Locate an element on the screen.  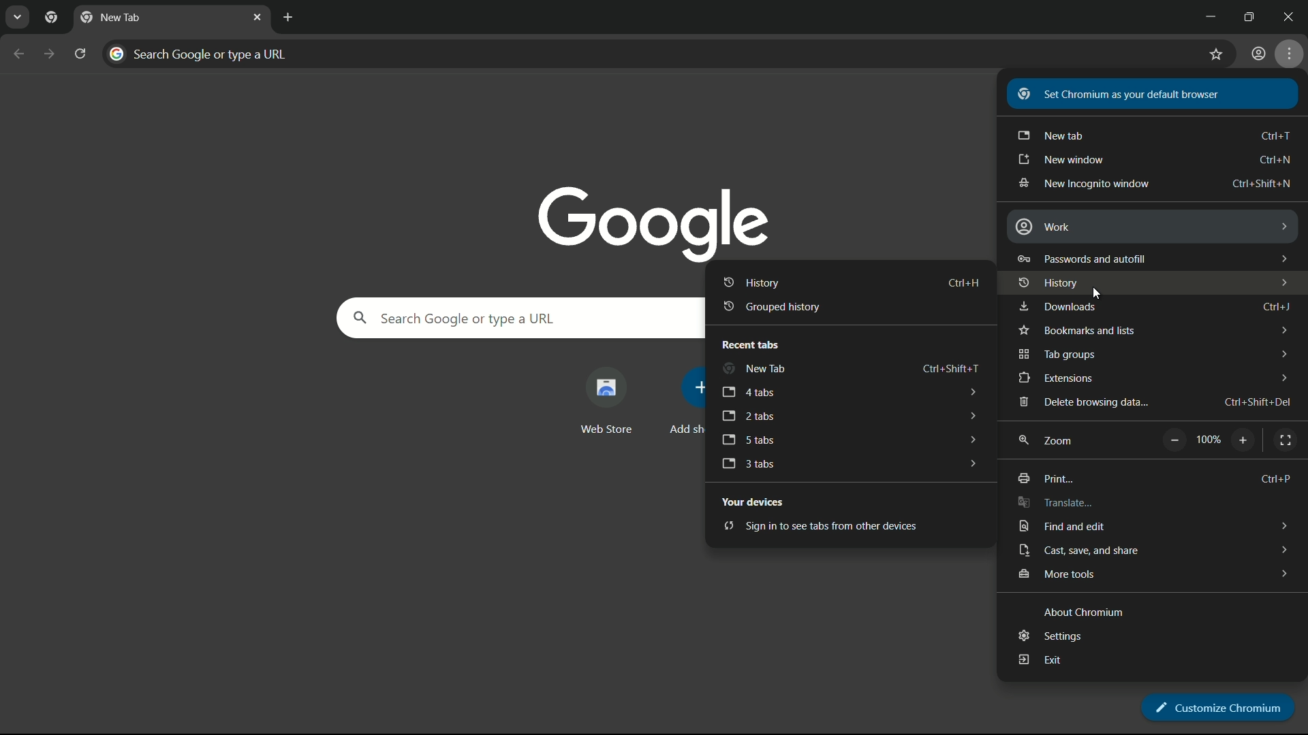
search google or type a url is located at coordinates (614, 54).